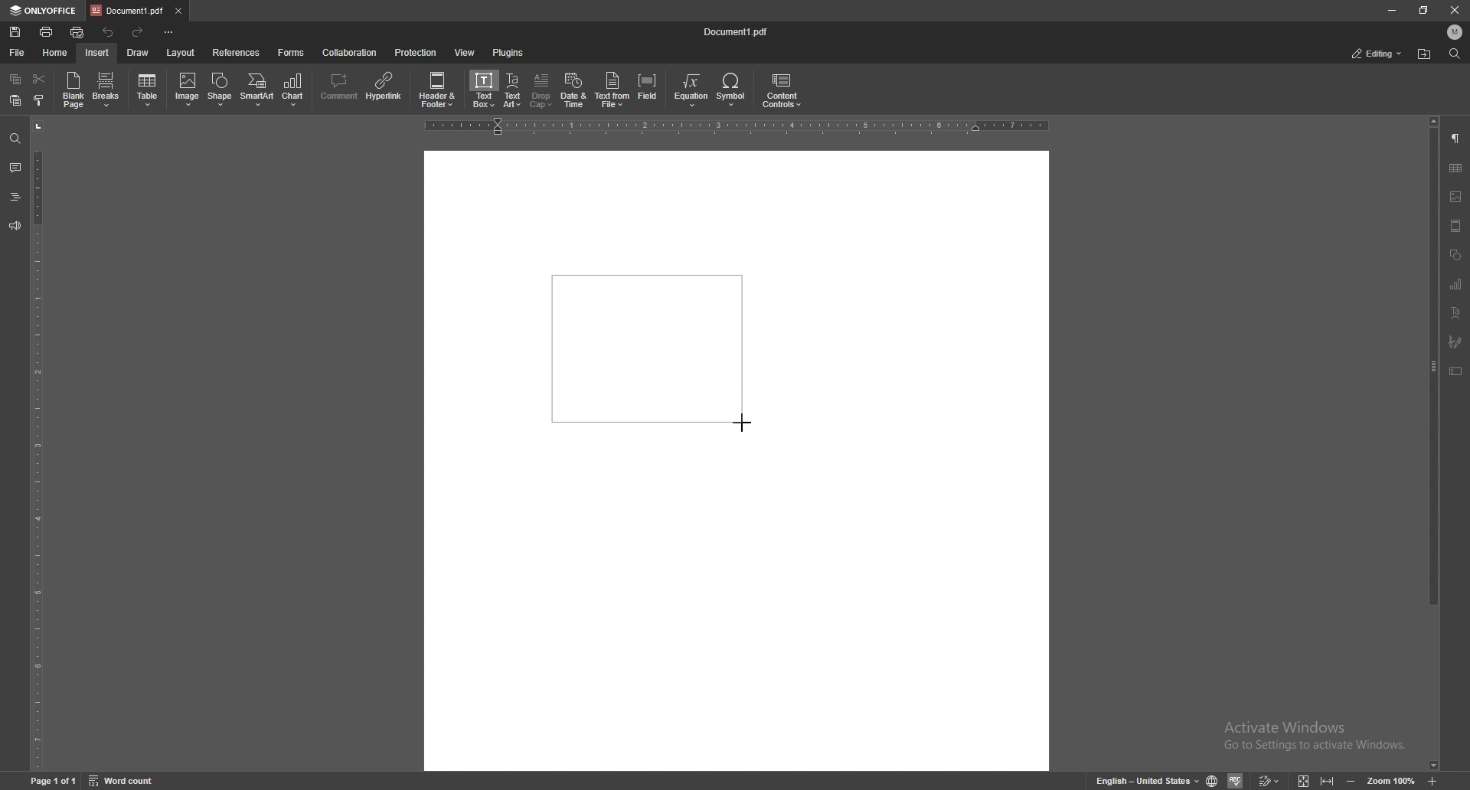 This screenshot has height=790, width=1470. I want to click on file, so click(17, 53).